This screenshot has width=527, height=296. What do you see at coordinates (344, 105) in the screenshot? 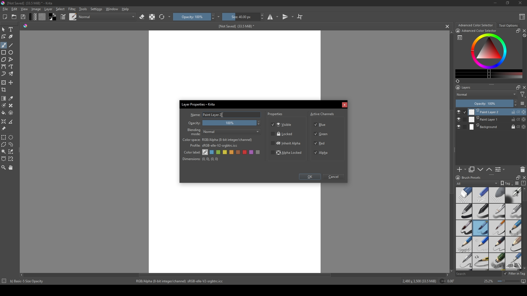
I see `Cancel` at bounding box center [344, 105].